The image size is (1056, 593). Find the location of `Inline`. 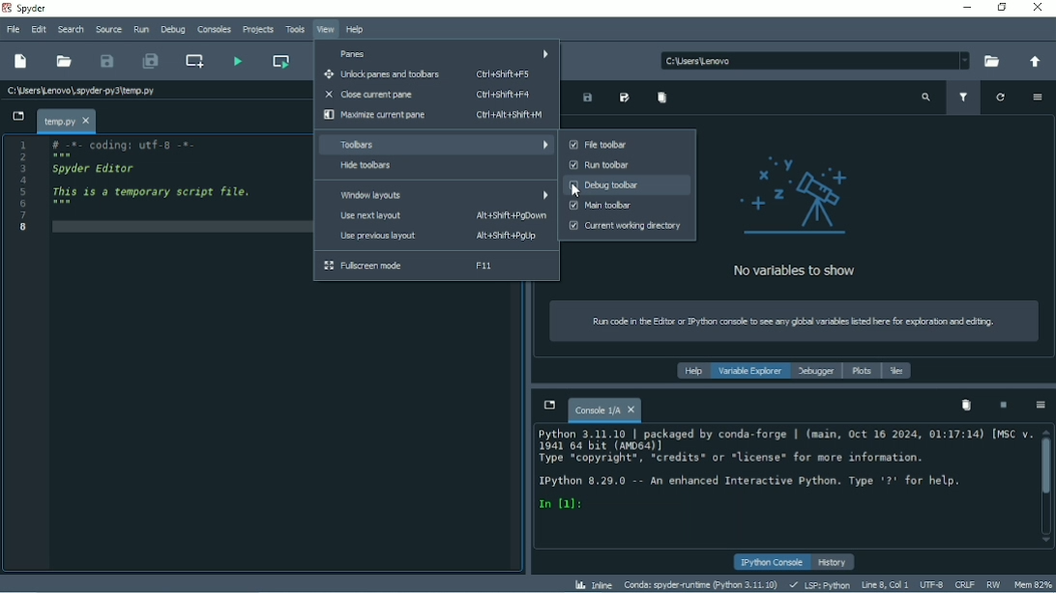

Inline is located at coordinates (594, 584).